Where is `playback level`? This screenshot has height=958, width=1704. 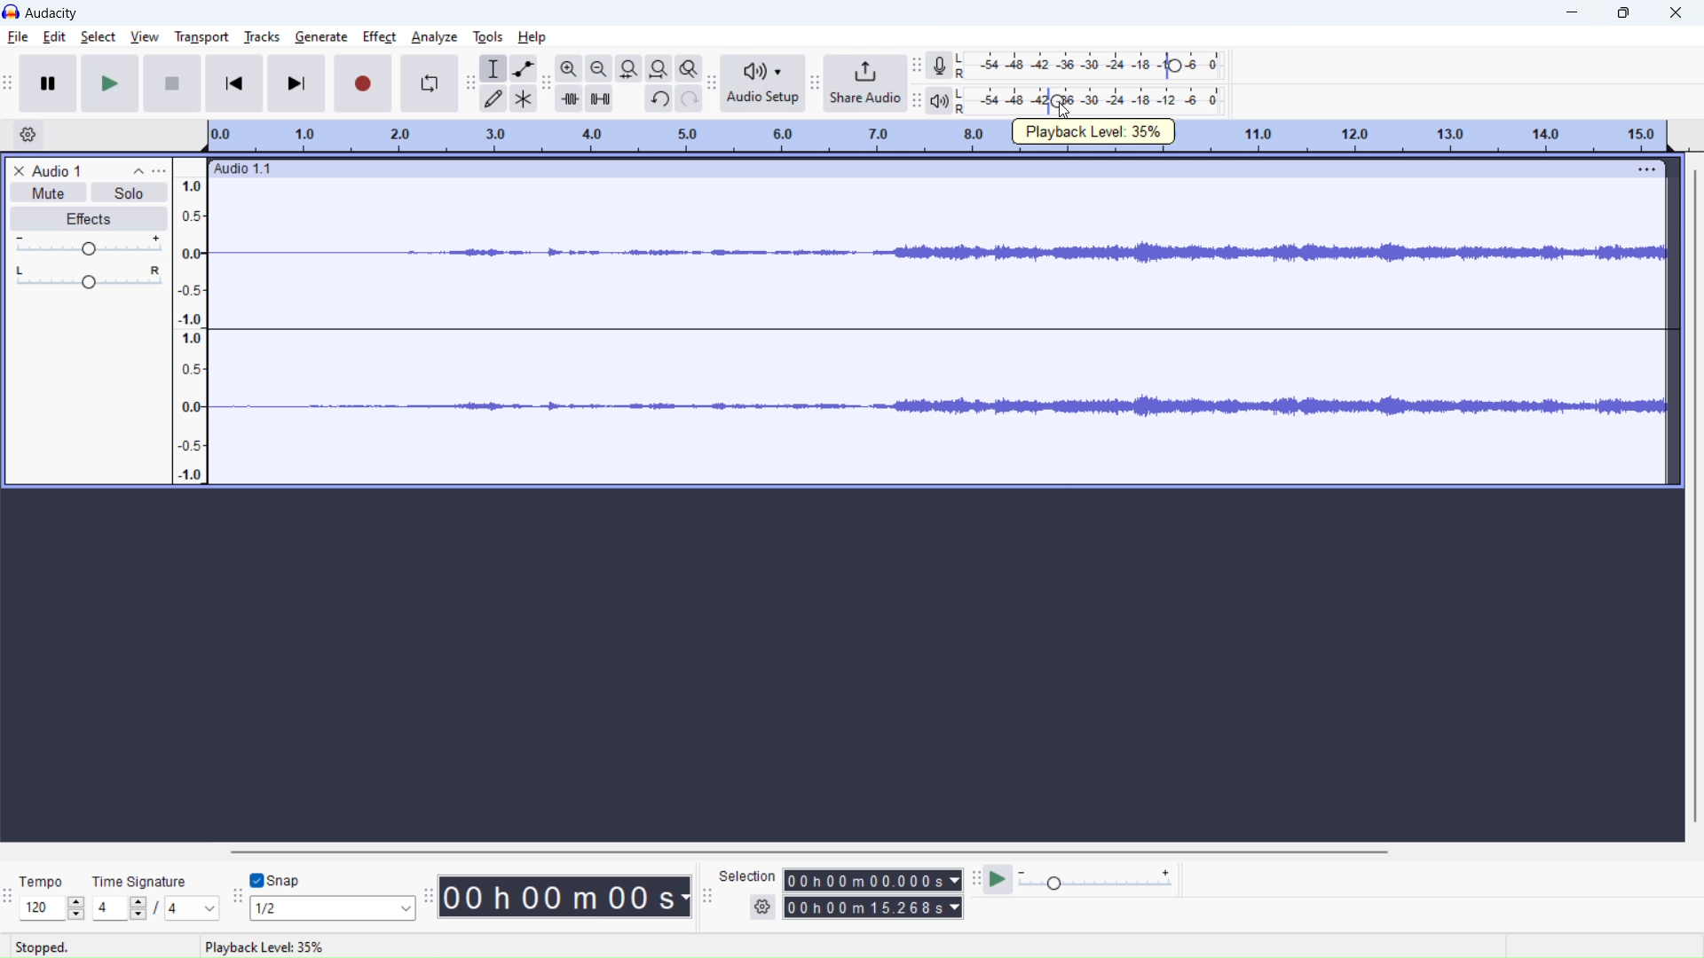
playback level is located at coordinates (1088, 99).